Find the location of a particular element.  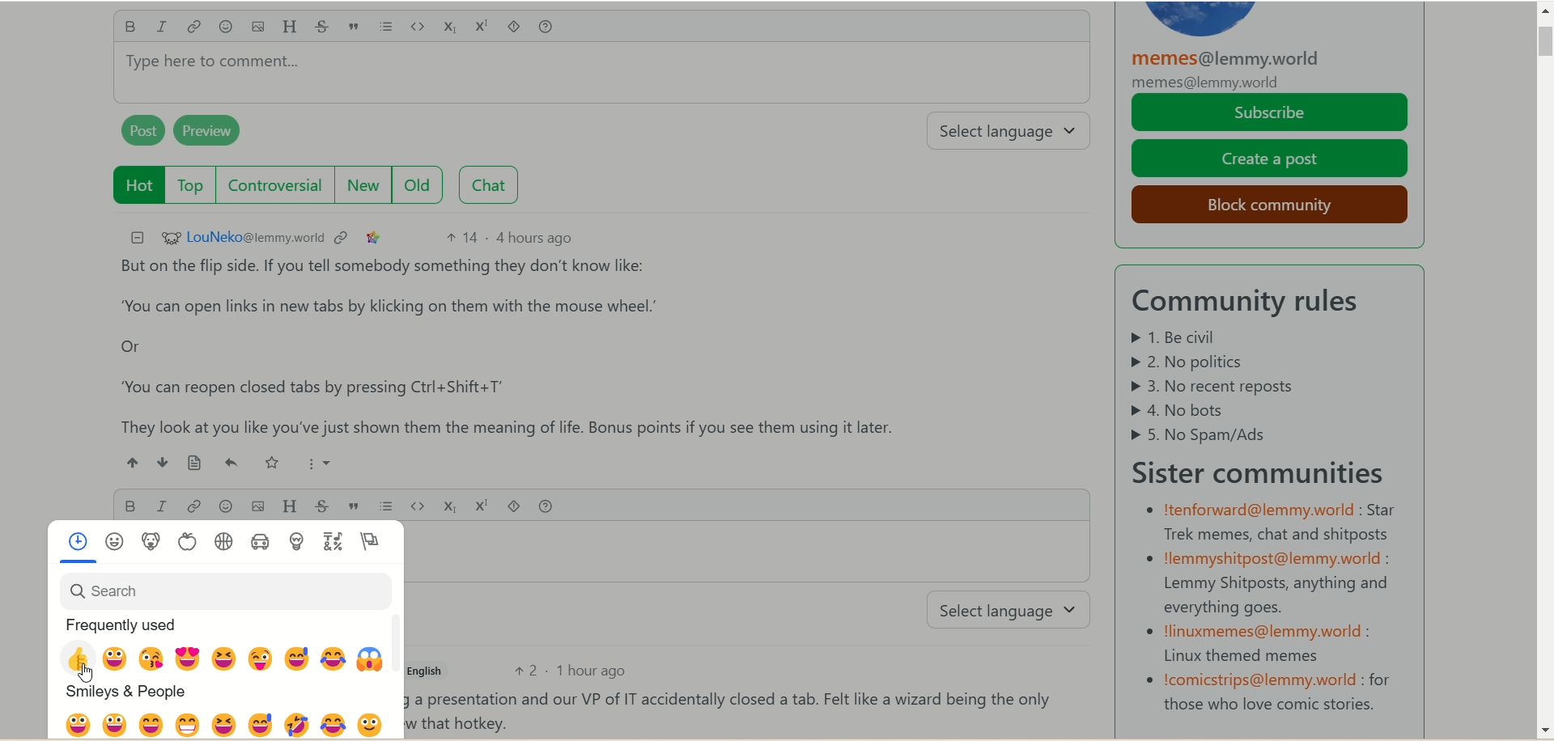

italics is located at coordinates (166, 28).